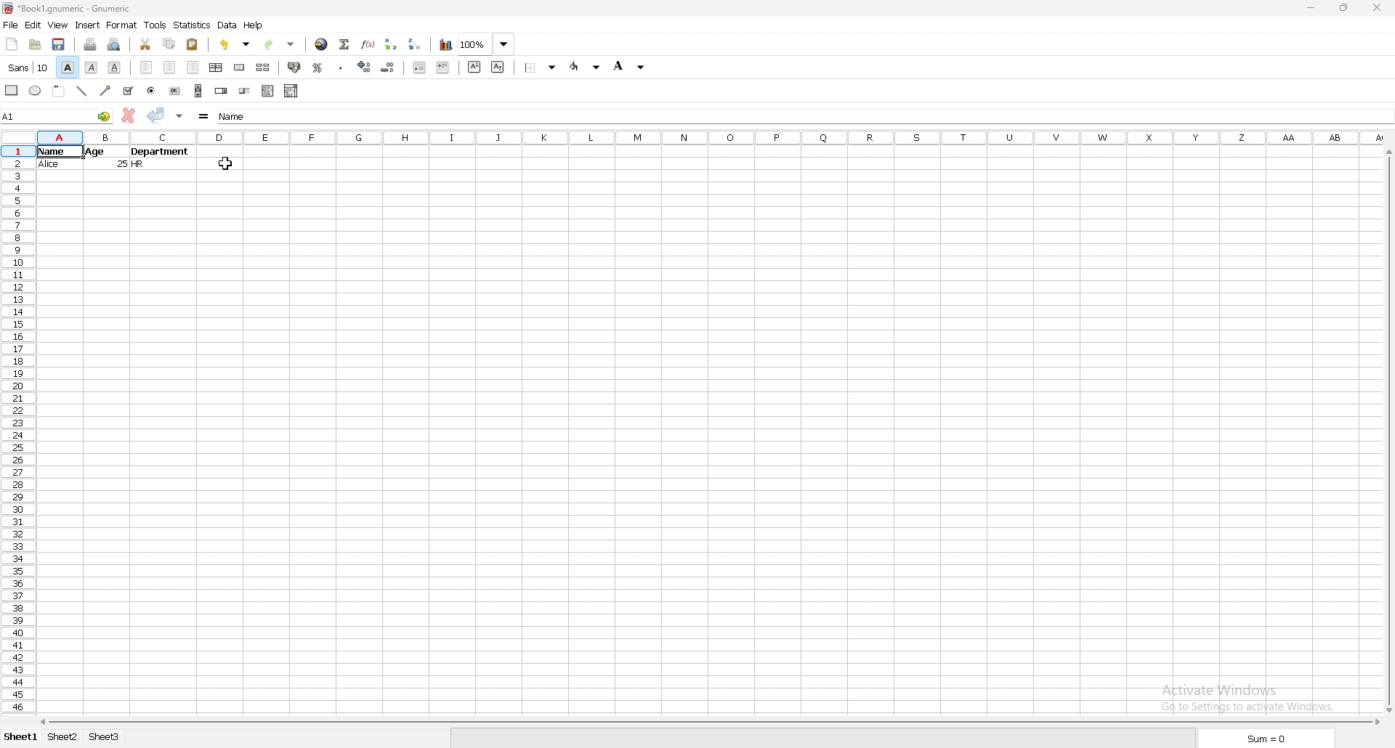 This screenshot has width=1395, height=748. What do you see at coordinates (415, 44) in the screenshot?
I see `sort descending` at bounding box center [415, 44].